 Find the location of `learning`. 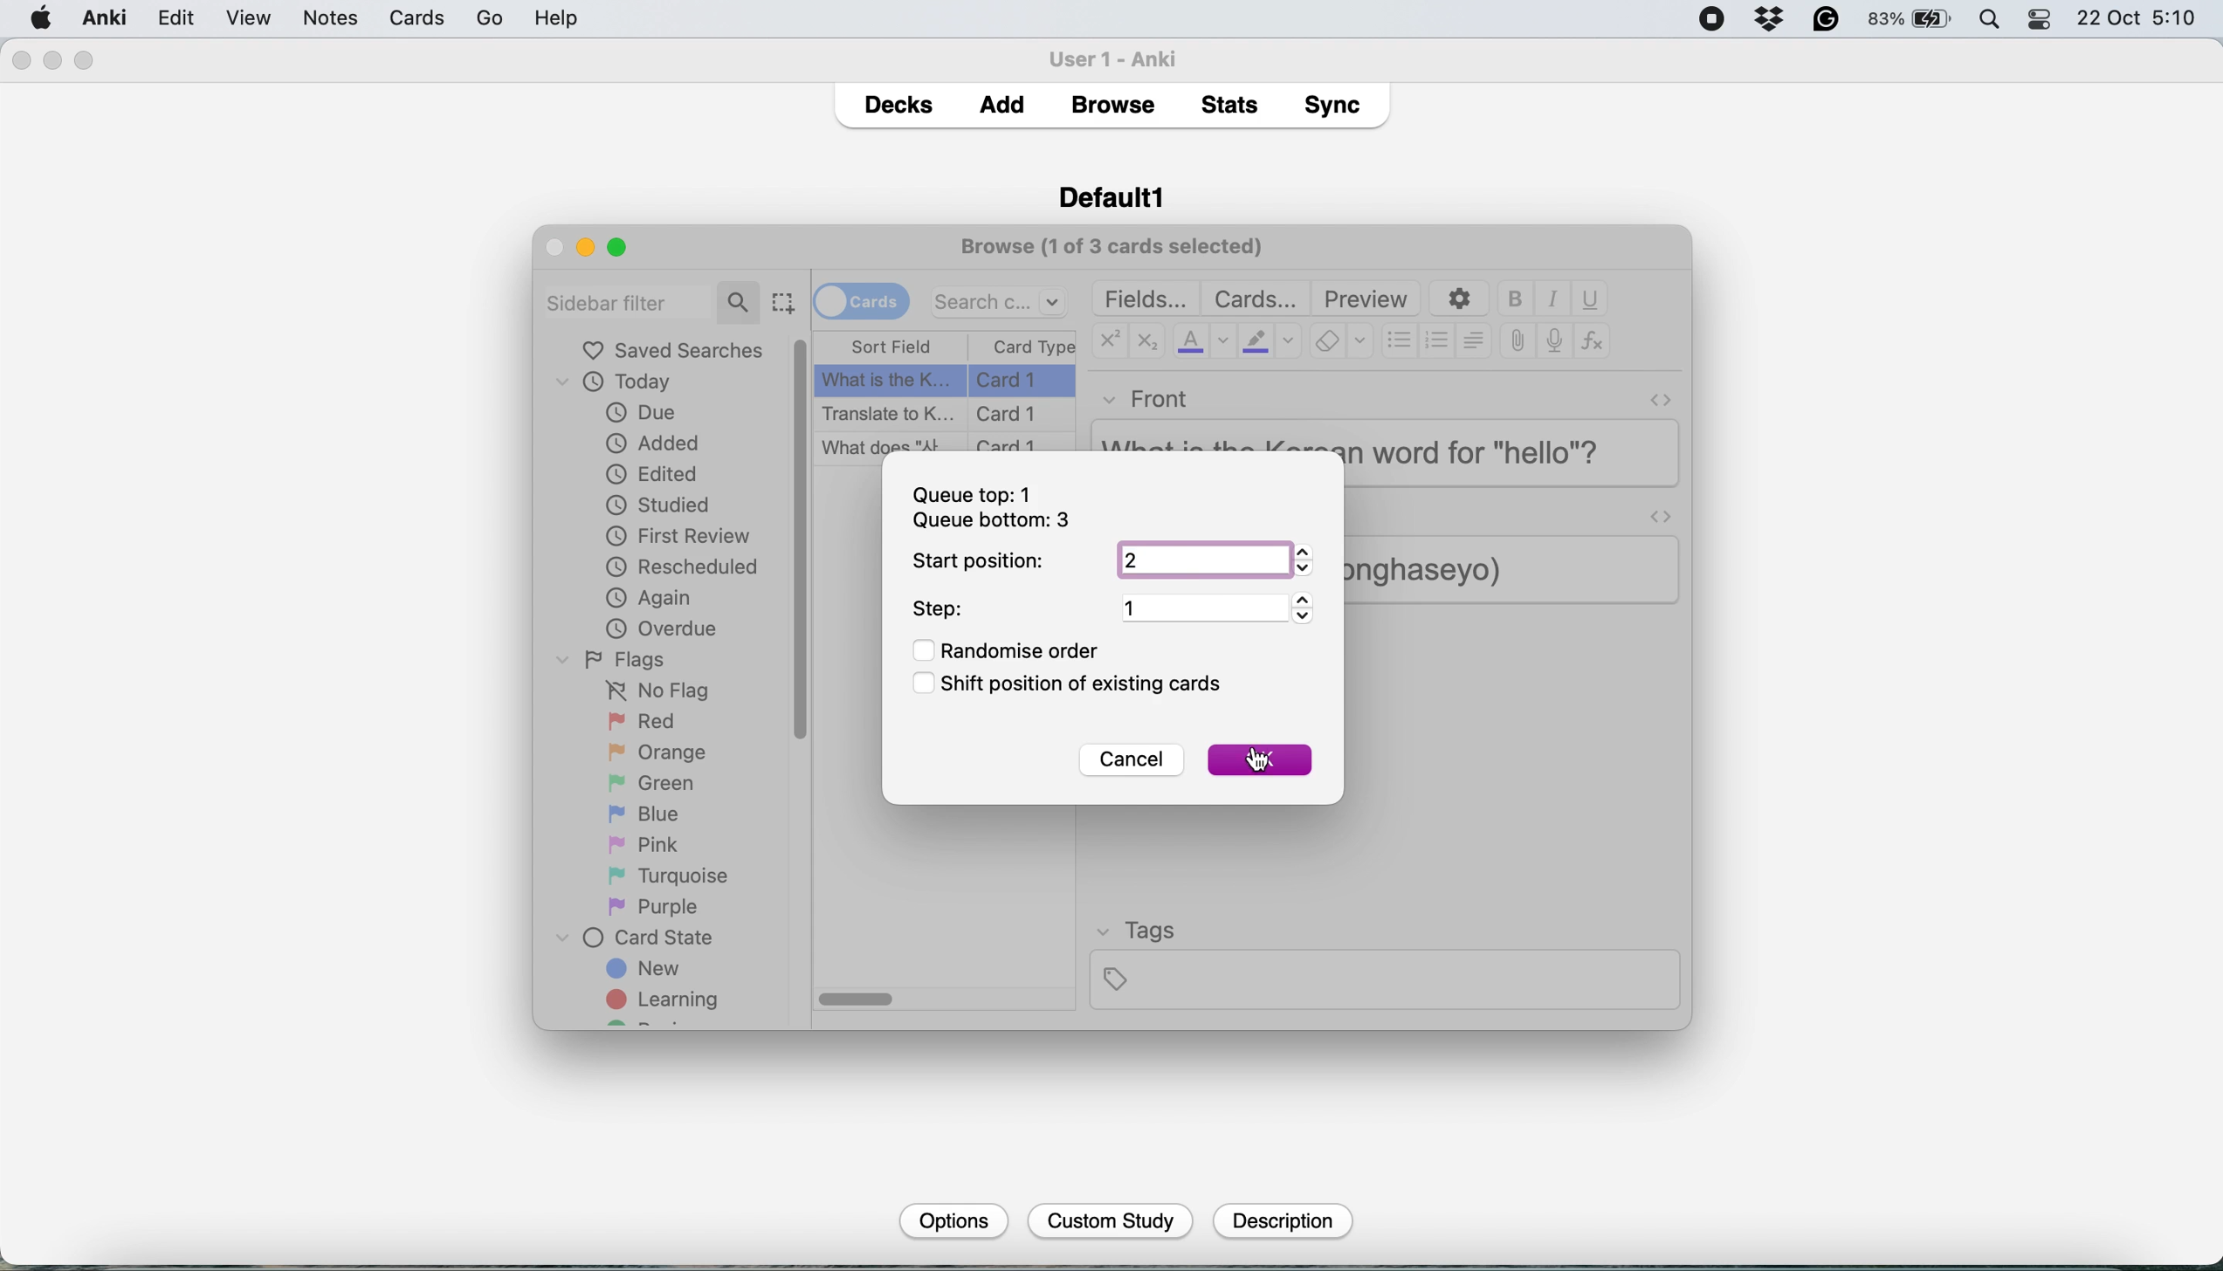

learning is located at coordinates (669, 1002).